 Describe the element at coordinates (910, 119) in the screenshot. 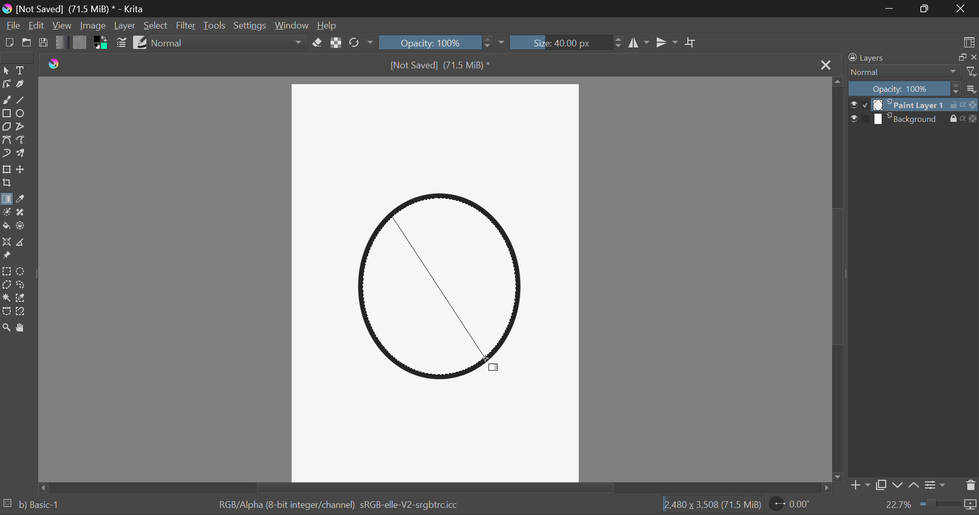

I see `layer 2` at that location.